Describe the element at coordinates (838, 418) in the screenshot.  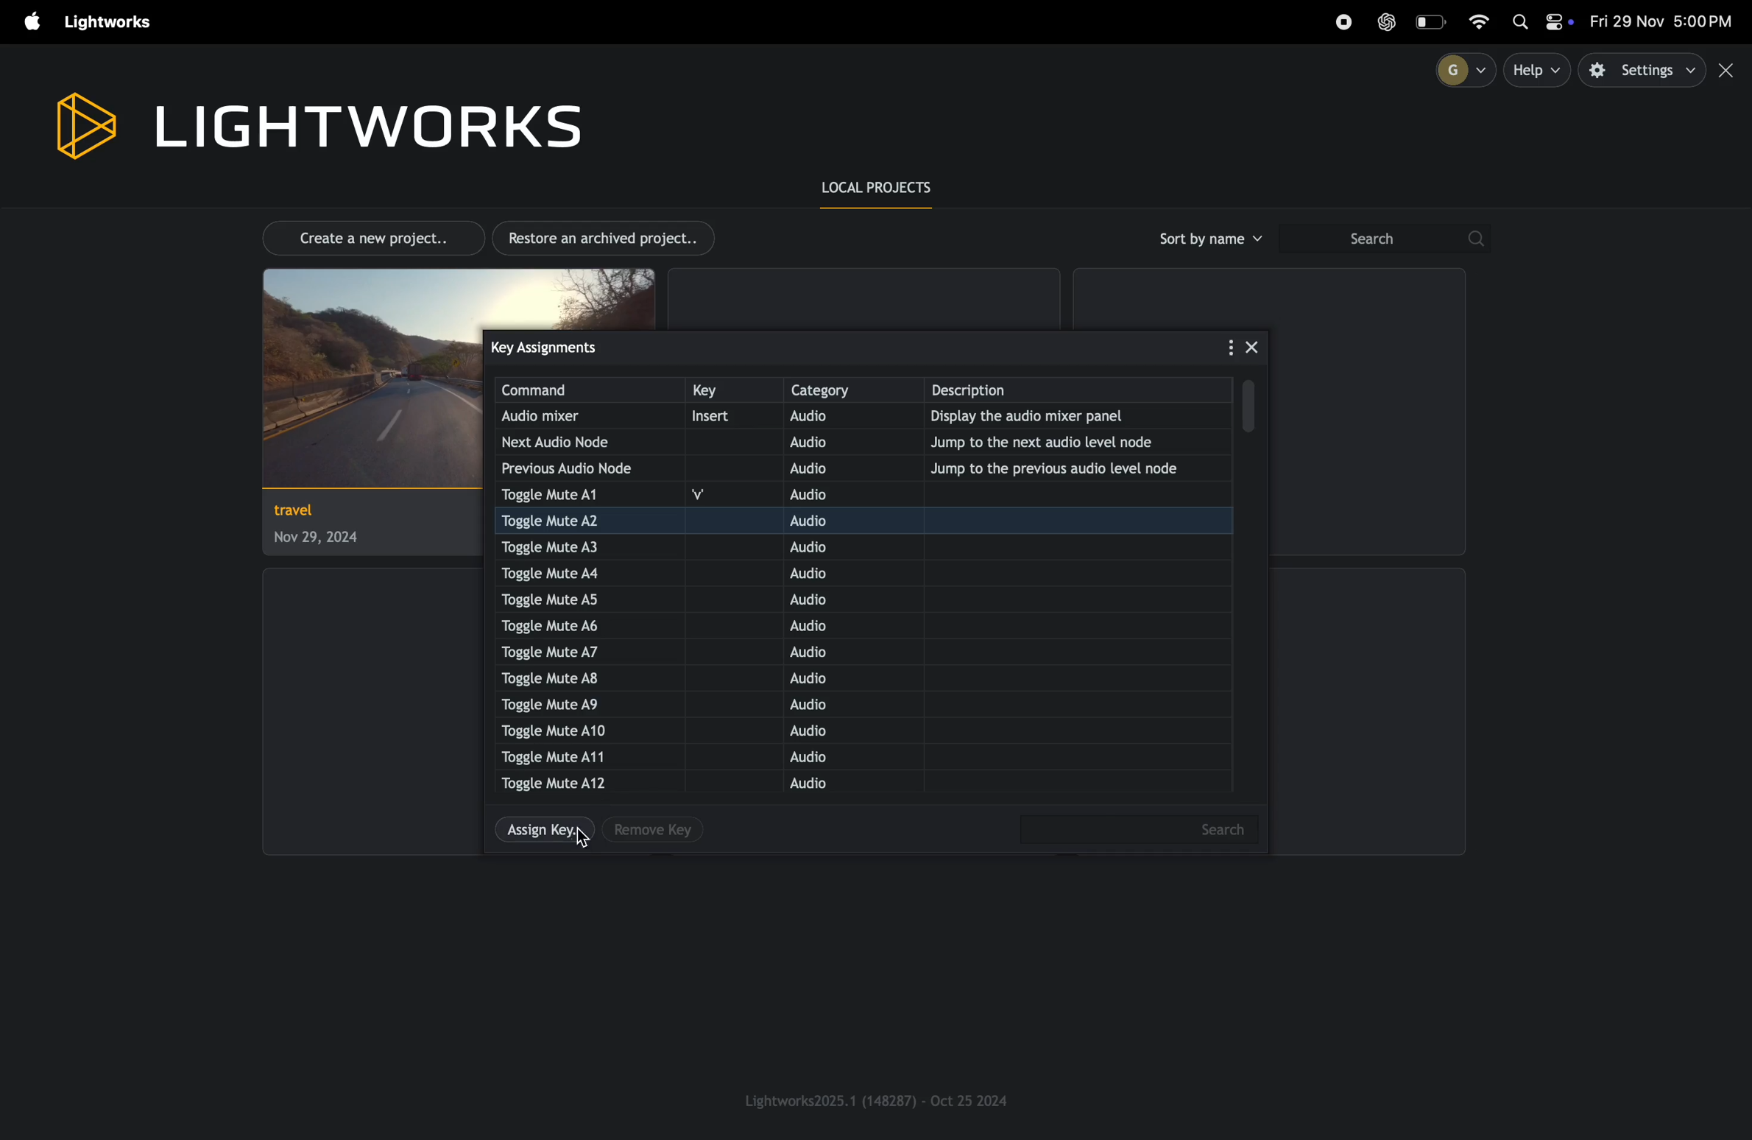
I see `audio` at that location.